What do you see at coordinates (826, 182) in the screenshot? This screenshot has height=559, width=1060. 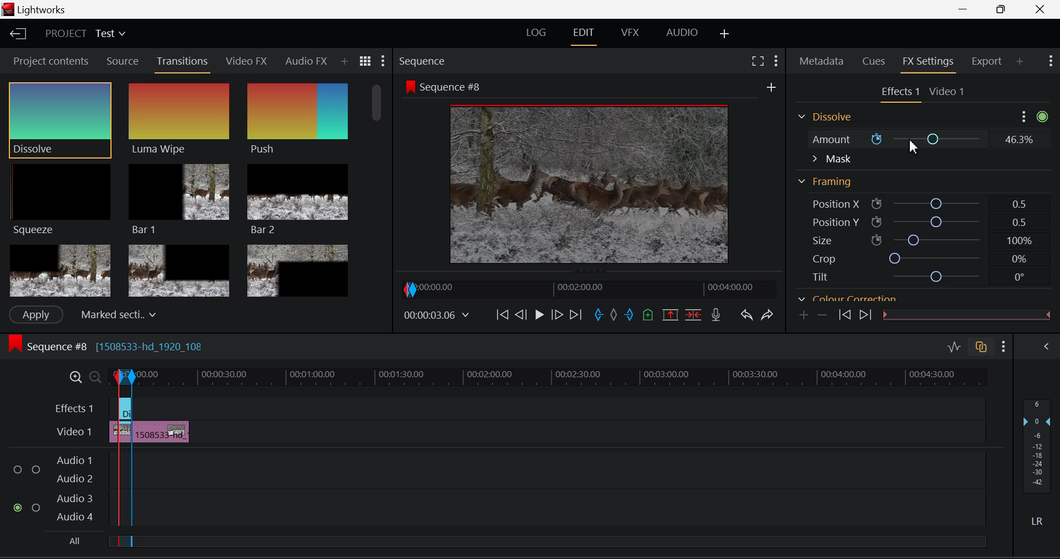 I see `Framing Section` at bounding box center [826, 182].